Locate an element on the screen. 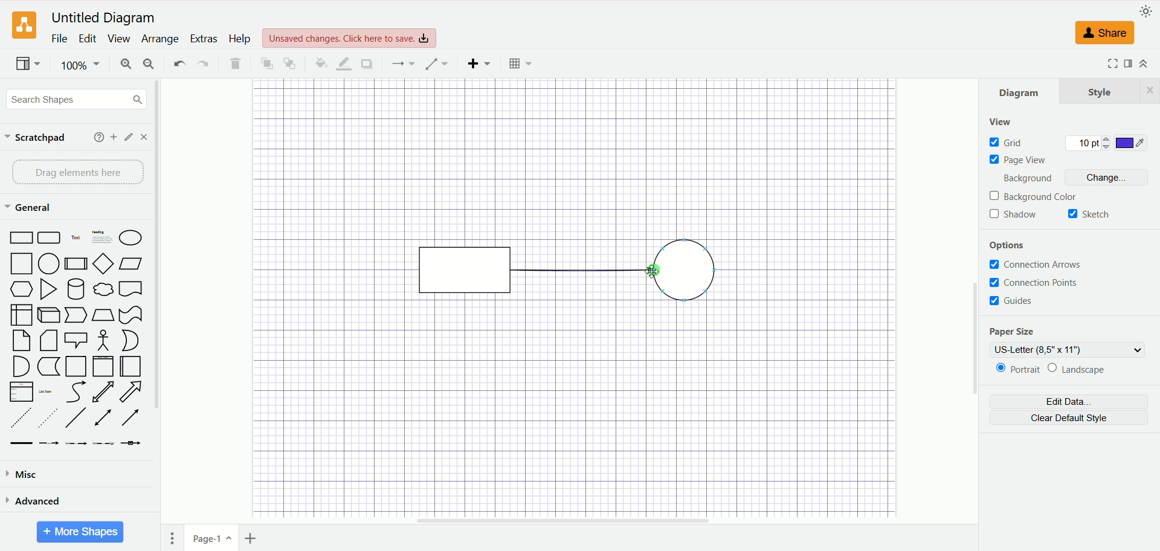 This screenshot has height=551, width=1160. Two way Arrow is located at coordinates (105, 392).